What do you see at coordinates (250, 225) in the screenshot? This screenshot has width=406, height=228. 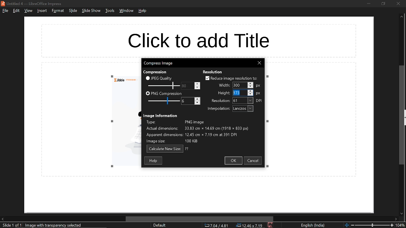 I see `location` at bounding box center [250, 225].